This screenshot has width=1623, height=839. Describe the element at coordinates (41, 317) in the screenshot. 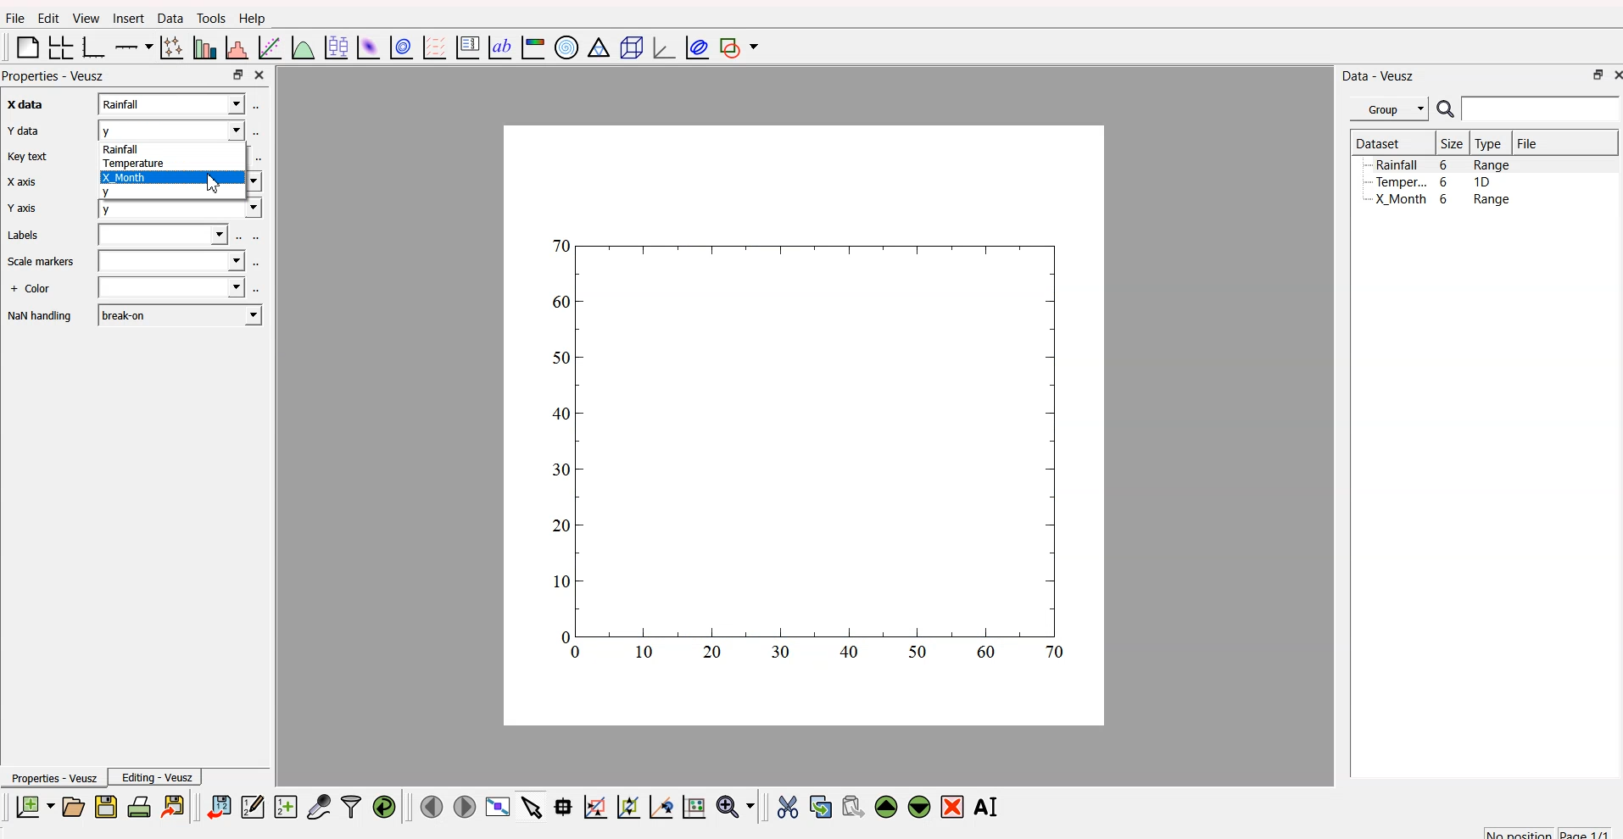

I see `NaN handling` at that location.